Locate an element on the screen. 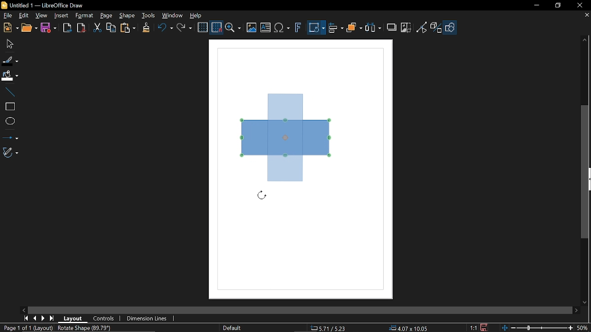 This screenshot has width=591, height=332. Move is located at coordinates (8, 43).